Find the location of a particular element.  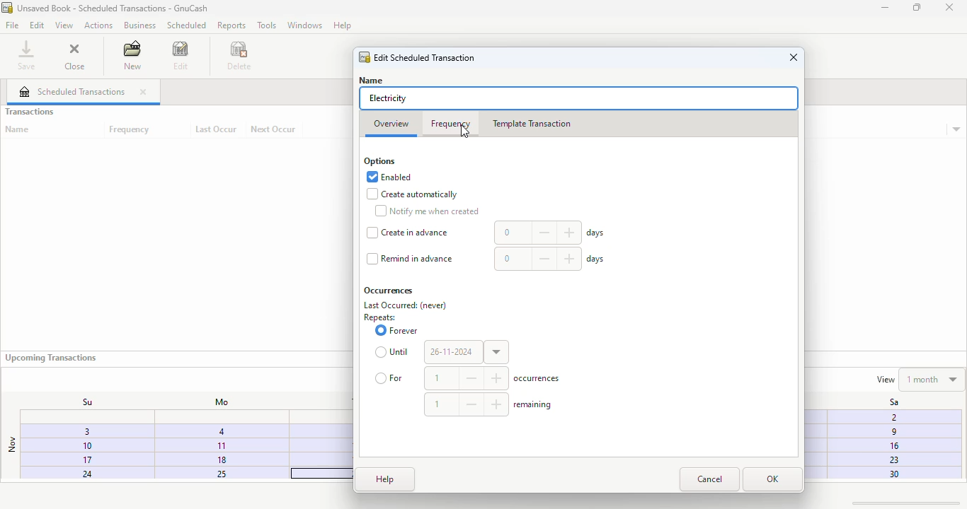

OK is located at coordinates (772, 479).